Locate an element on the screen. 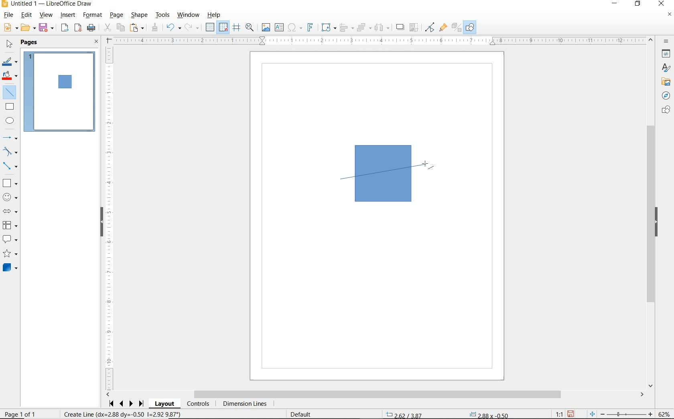 The image size is (674, 419). INSERT LINE is located at coordinates (11, 92).